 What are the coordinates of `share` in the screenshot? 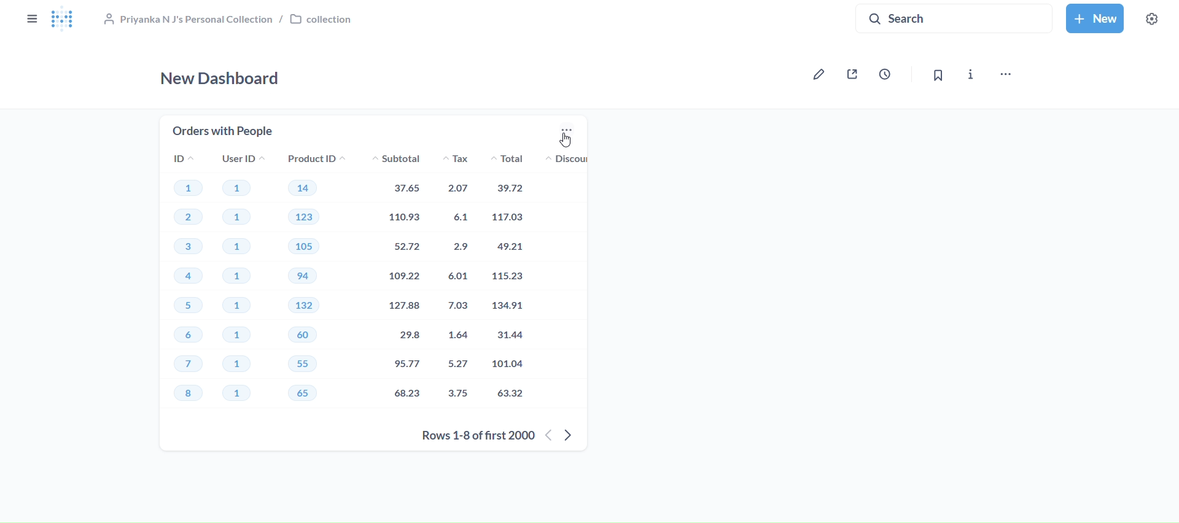 It's located at (853, 74).